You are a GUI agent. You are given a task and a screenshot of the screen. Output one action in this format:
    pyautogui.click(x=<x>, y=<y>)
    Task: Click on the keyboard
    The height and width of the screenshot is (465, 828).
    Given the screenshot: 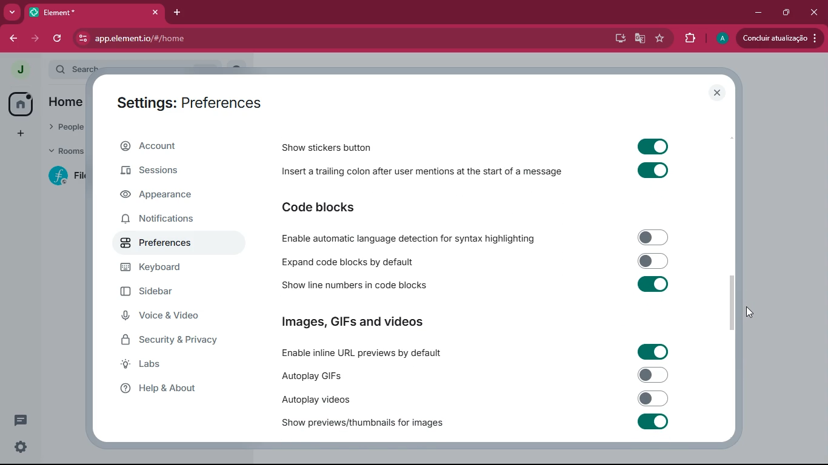 What is the action you would take?
    pyautogui.click(x=175, y=268)
    